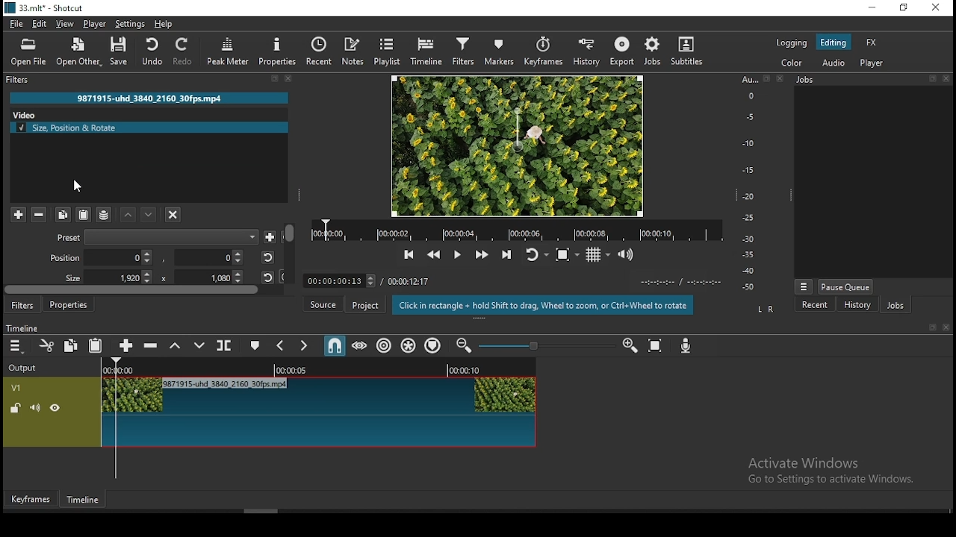 The image size is (956, 537). Describe the element at coordinates (149, 346) in the screenshot. I see `ripple delete` at that location.